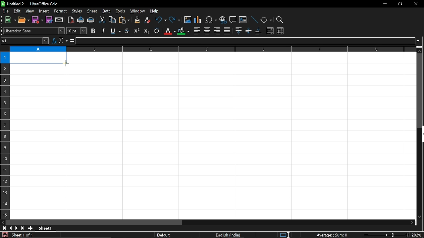  Describe the element at coordinates (223, 19) in the screenshot. I see `insert hyperlink` at that location.